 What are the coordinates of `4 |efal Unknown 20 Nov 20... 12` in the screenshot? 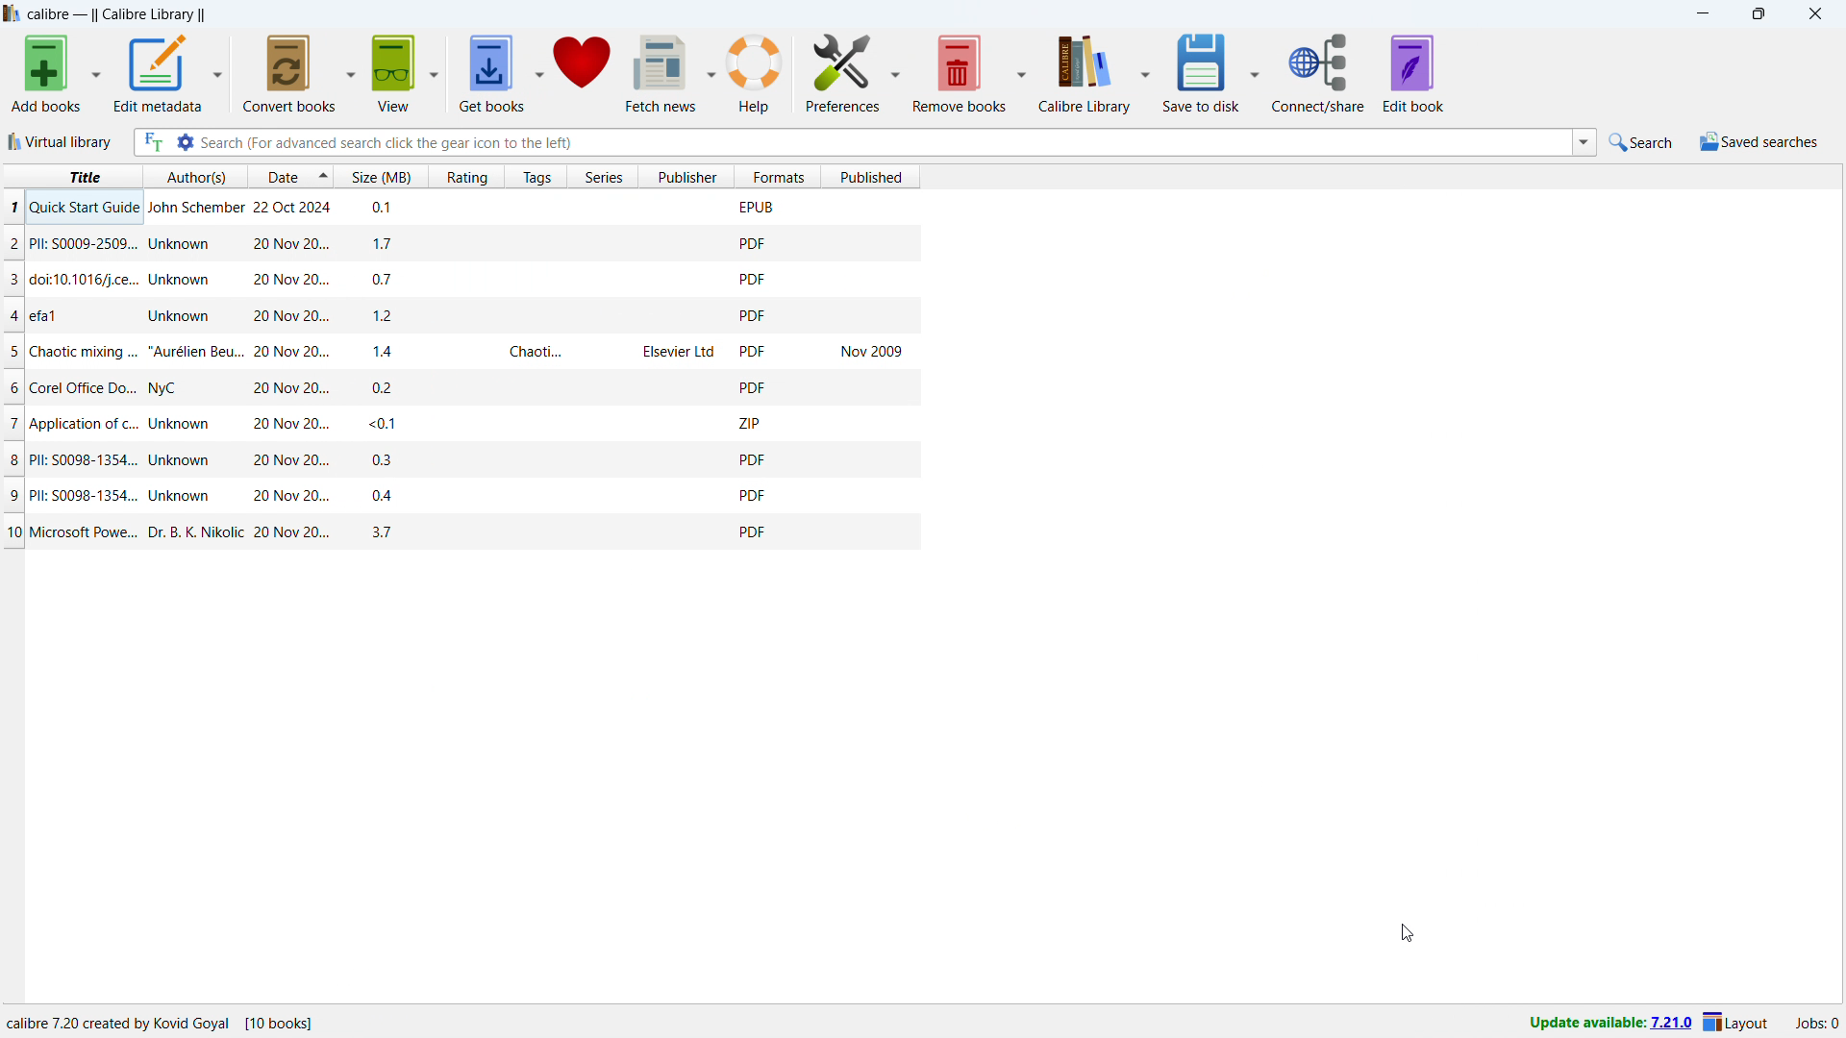 It's located at (461, 311).